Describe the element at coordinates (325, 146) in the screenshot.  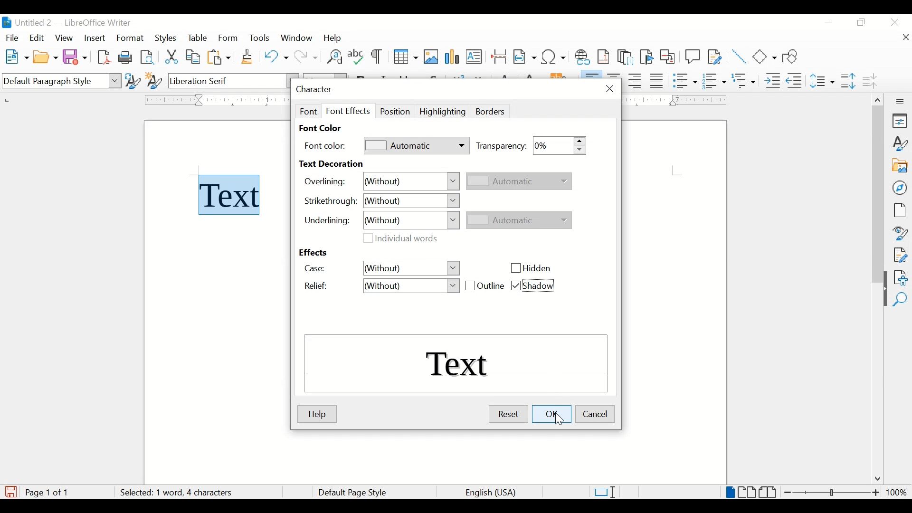
I see `font color:` at that location.